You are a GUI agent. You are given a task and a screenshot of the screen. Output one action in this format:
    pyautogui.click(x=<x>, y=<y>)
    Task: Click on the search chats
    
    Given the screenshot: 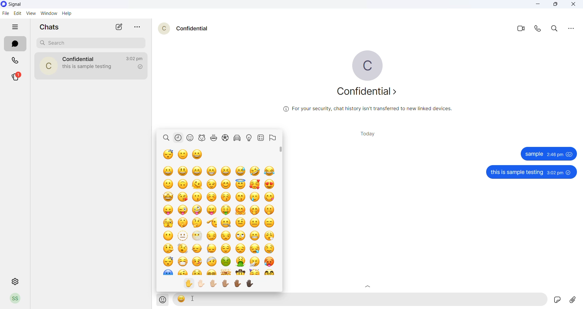 What is the action you would take?
    pyautogui.click(x=91, y=43)
    